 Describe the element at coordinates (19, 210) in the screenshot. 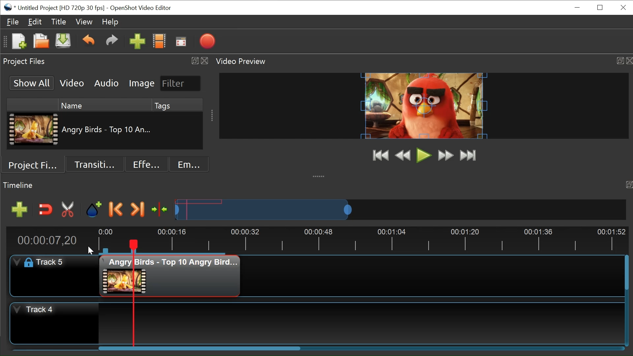

I see `Add Track` at that location.